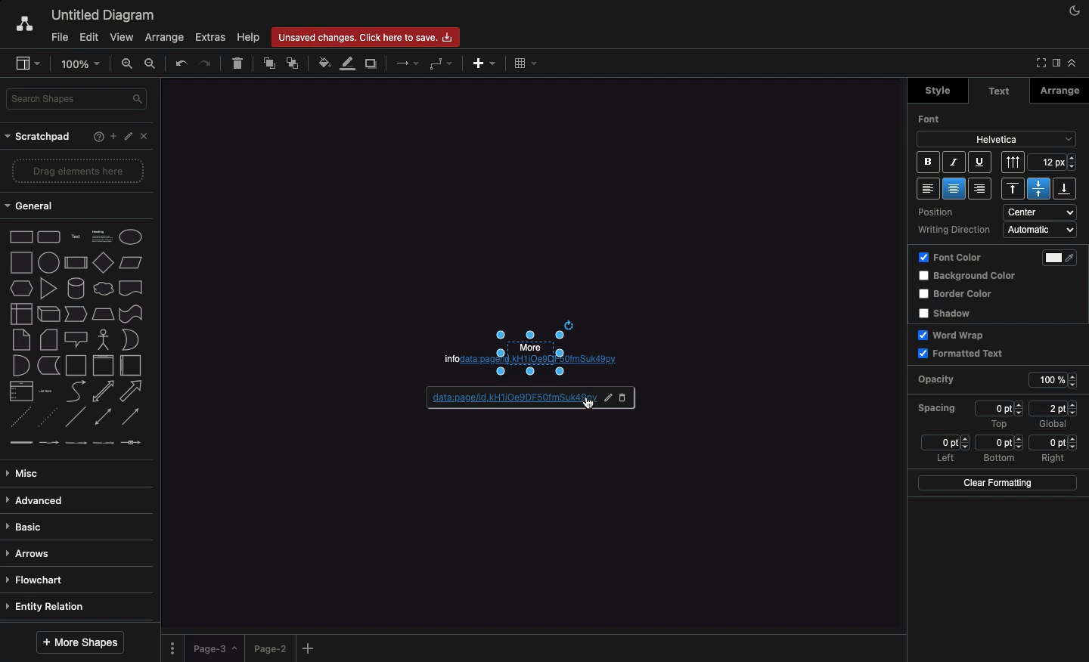 The height and width of the screenshot is (662, 1089). I want to click on connector with 3 labels, so click(104, 443).